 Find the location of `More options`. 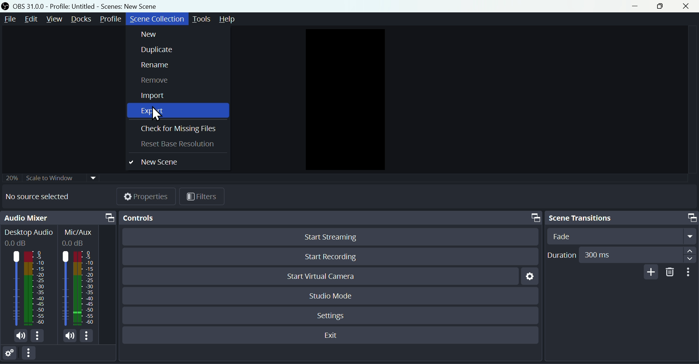

More options is located at coordinates (690, 272).